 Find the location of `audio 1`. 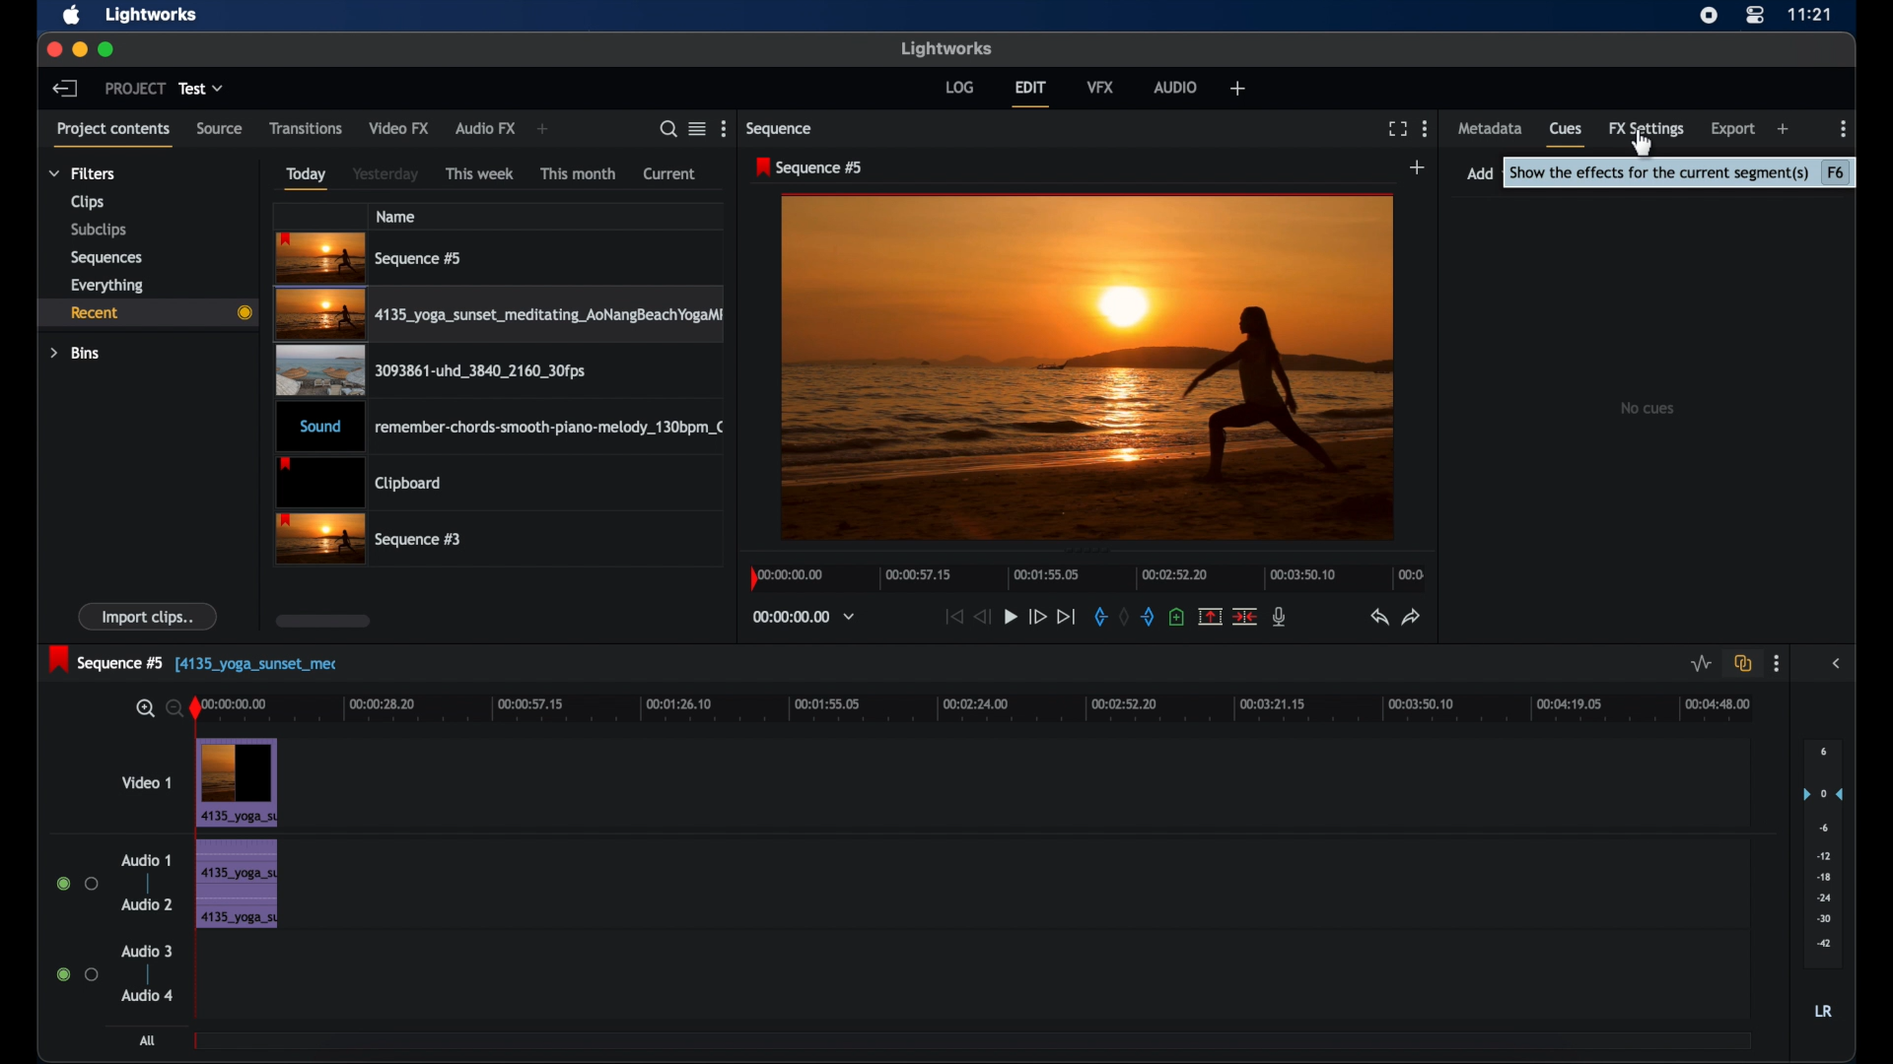

audio 1 is located at coordinates (144, 860).